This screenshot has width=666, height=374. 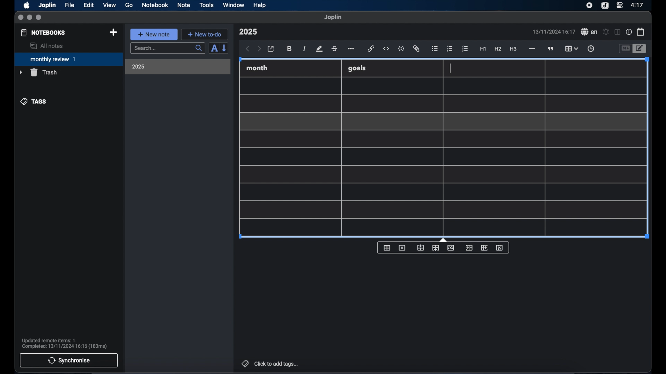 What do you see at coordinates (619, 5) in the screenshot?
I see `control center` at bounding box center [619, 5].